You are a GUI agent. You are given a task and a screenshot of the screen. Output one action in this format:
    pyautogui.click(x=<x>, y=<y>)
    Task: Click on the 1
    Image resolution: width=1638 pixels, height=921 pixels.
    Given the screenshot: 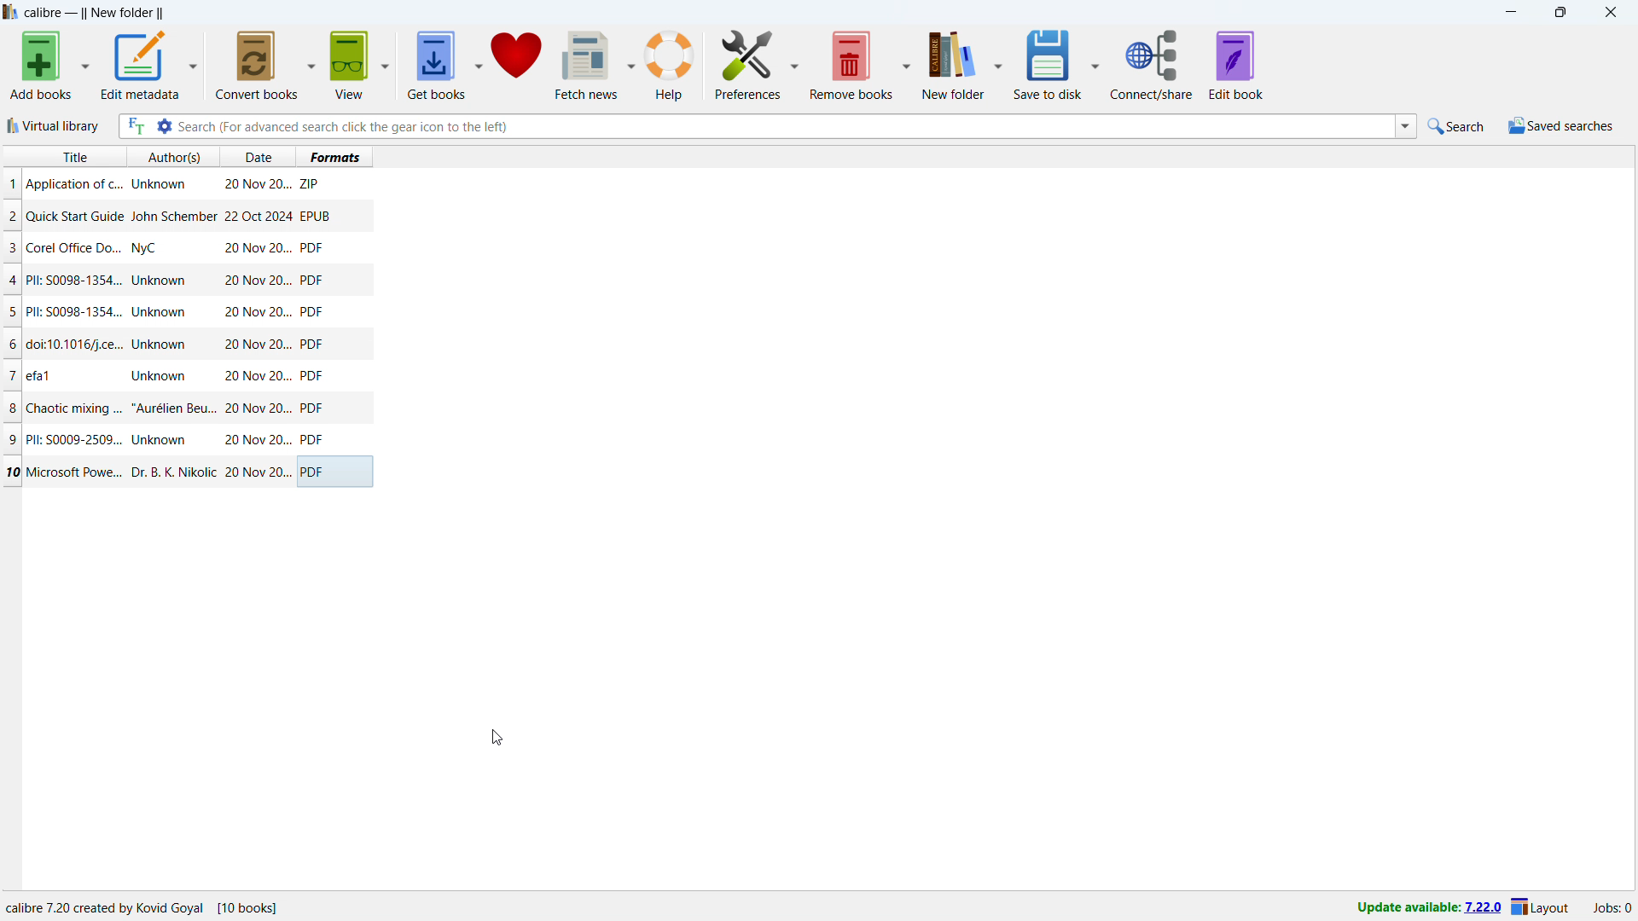 What is the action you would take?
    pyautogui.click(x=12, y=184)
    